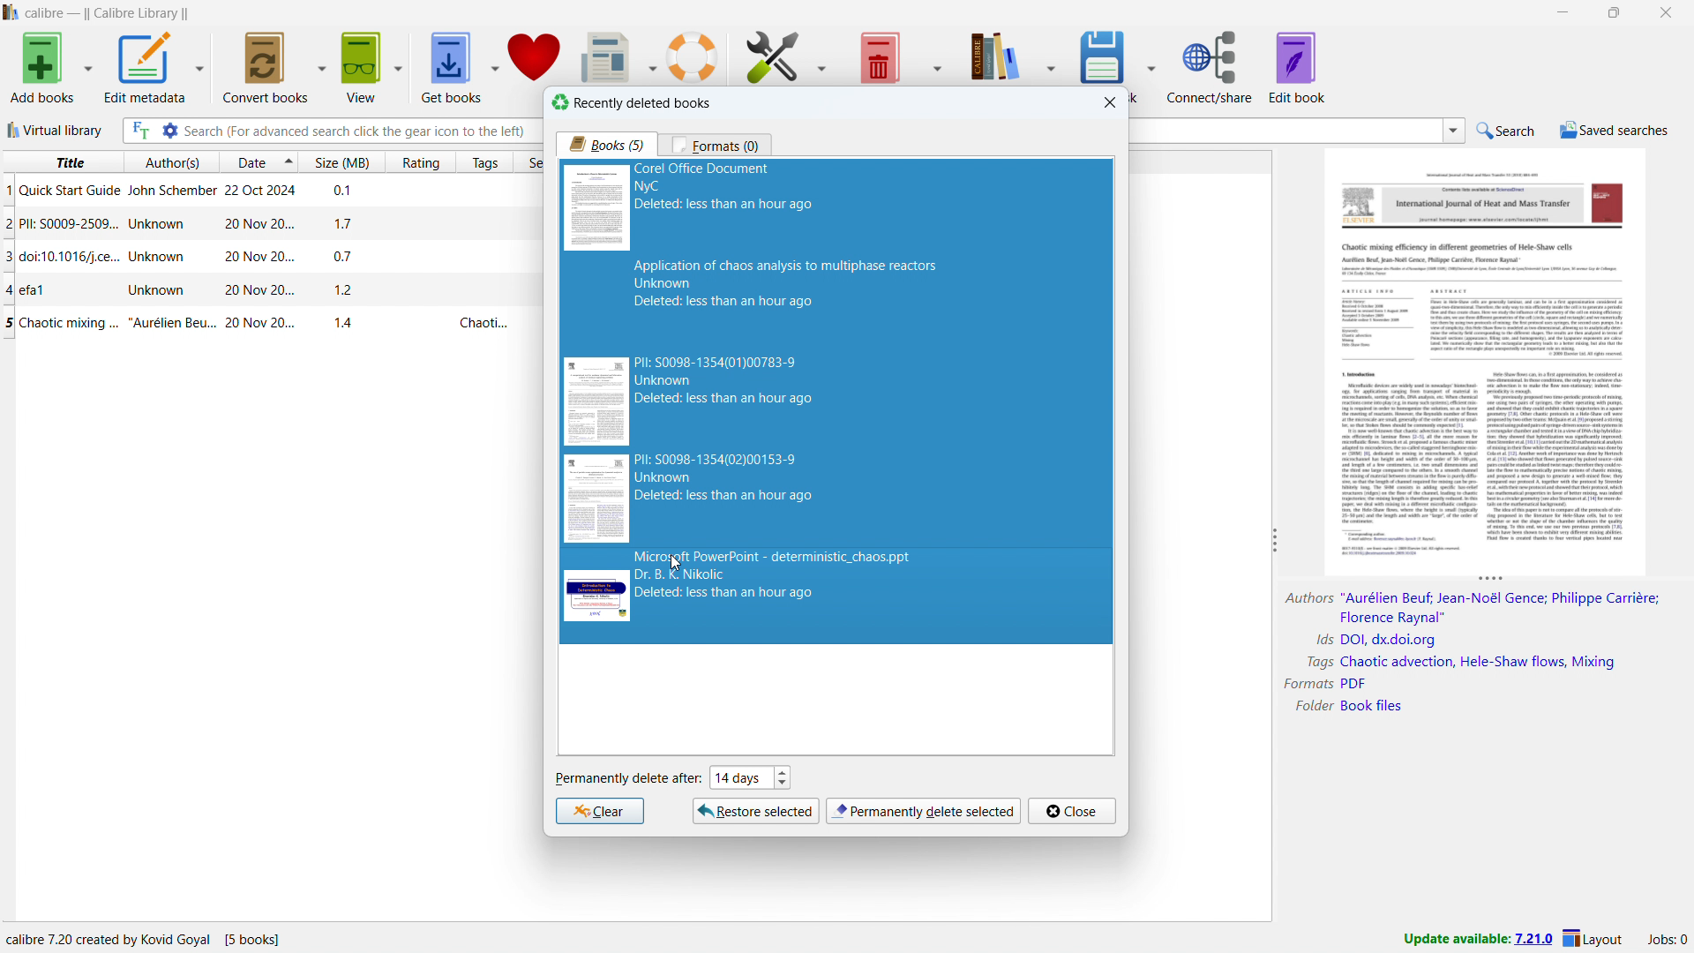  Describe the element at coordinates (603, 55) in the screenshot. I see `fetch news` at that location.